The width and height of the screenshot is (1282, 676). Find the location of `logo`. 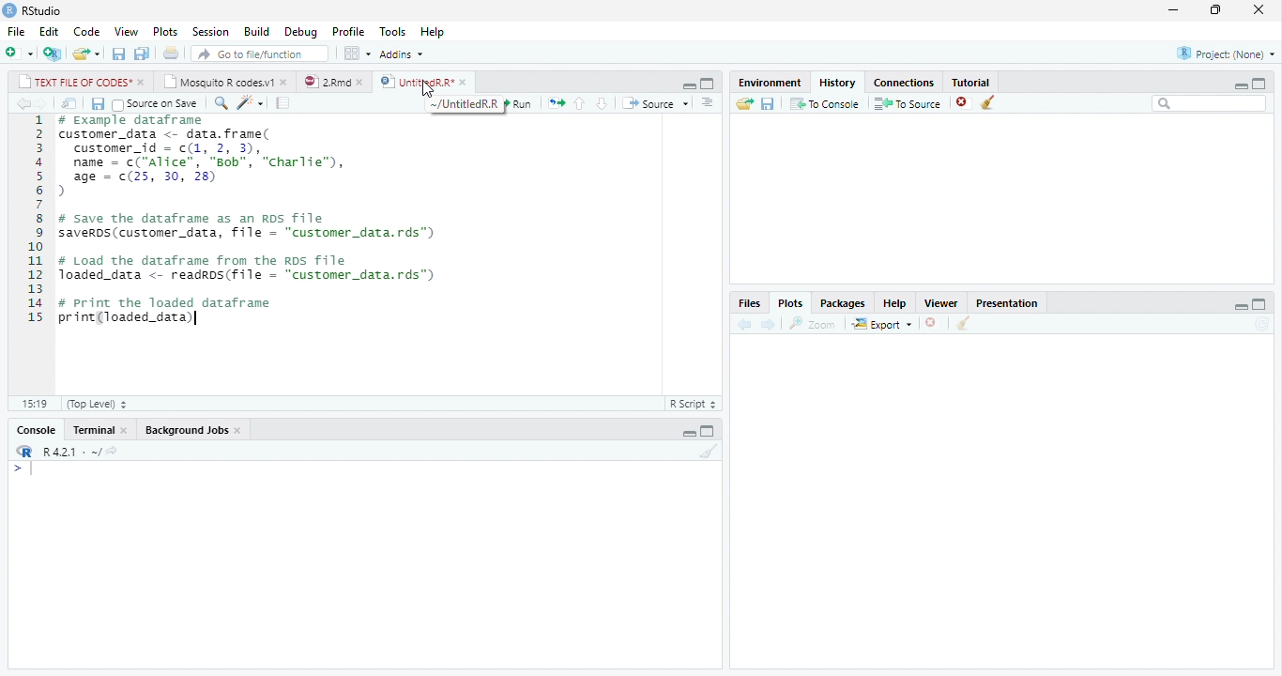

logo is located at coordinates (8, 10).